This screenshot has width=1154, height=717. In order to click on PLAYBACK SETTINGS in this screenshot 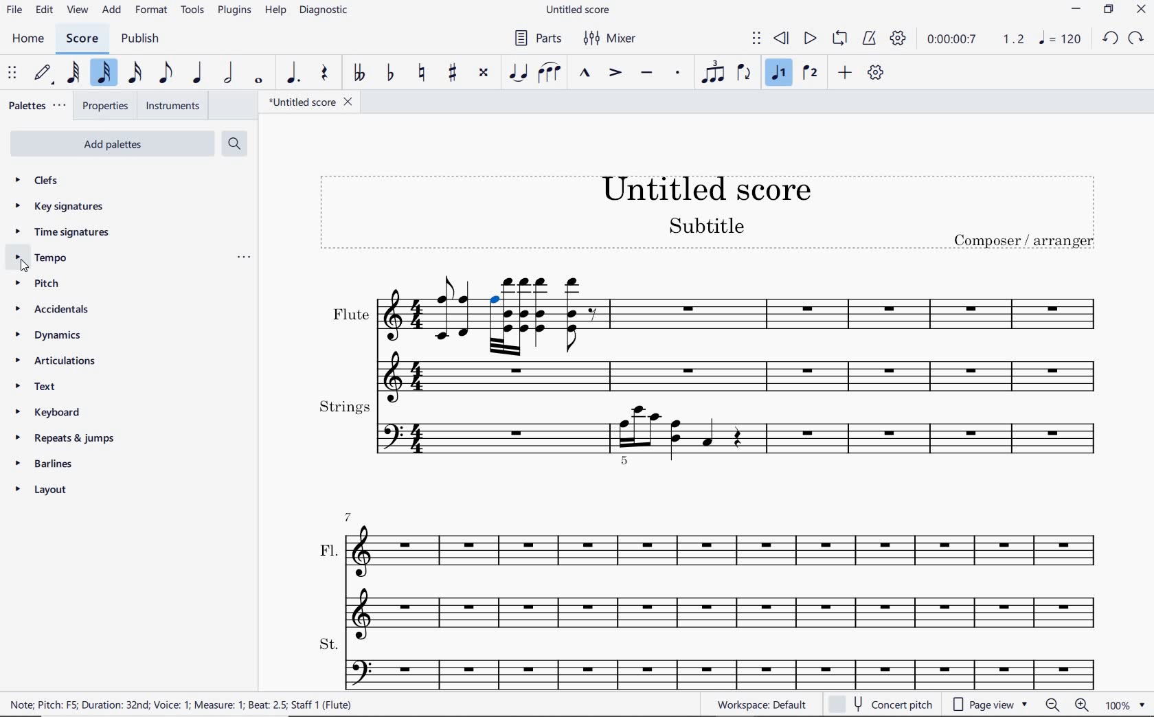, I will do `click(899, 38)`.